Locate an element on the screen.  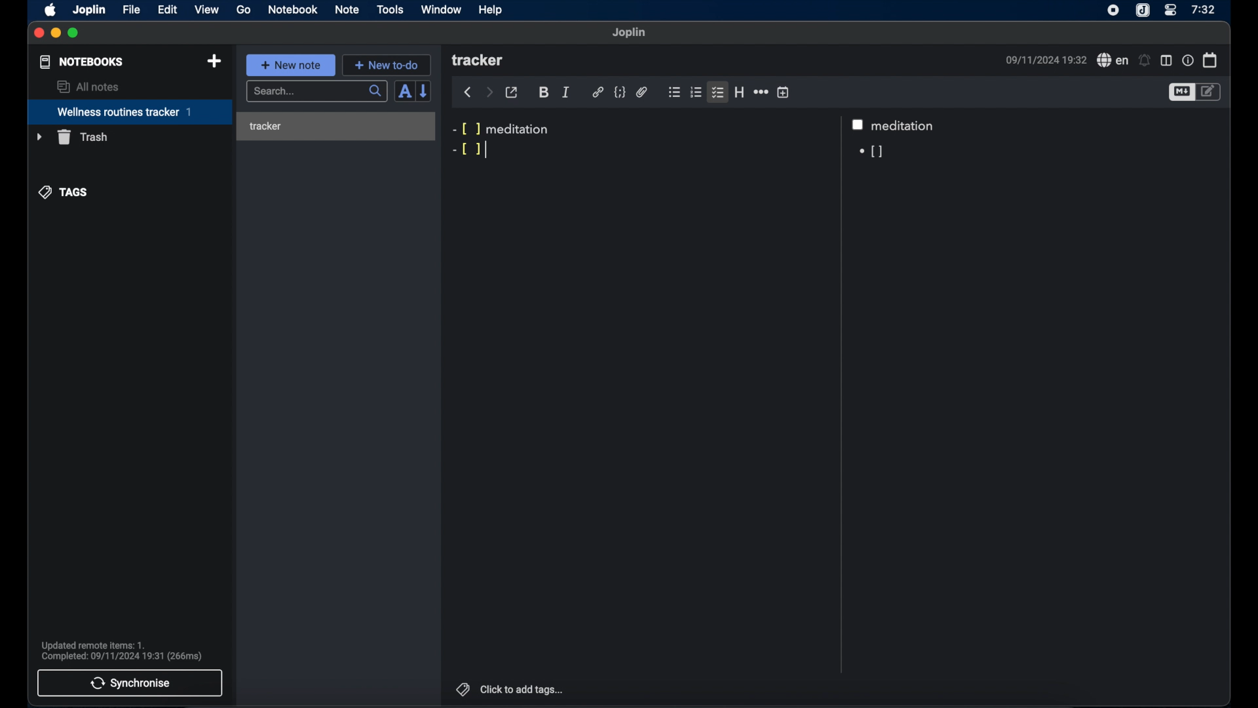
heading is located at coordinates (739, 92).